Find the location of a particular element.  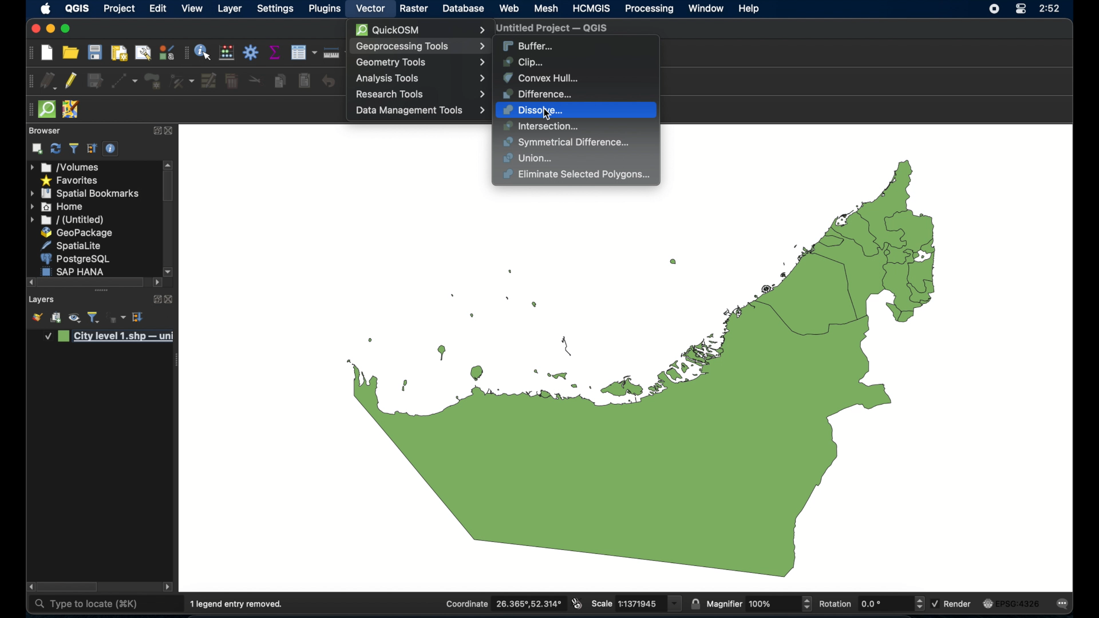

boundary map of UAE is located at coordinates (640, 382).